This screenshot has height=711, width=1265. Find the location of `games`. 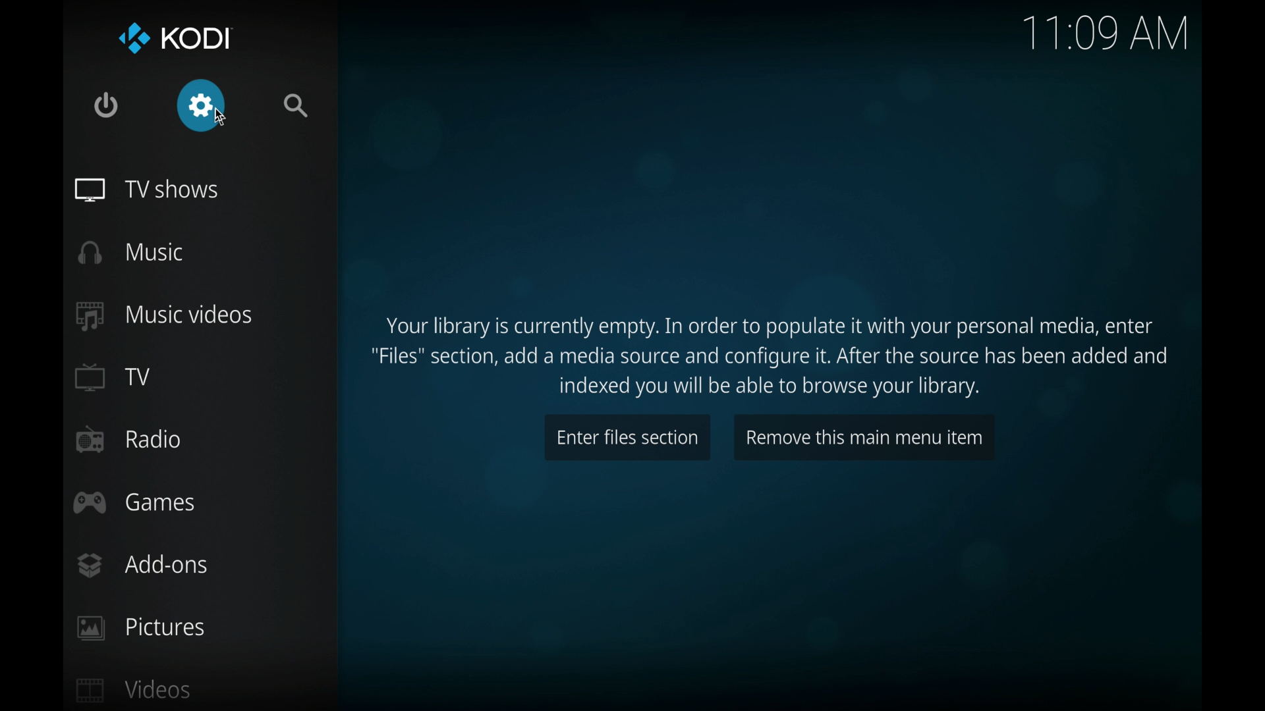

games is located at coordinates (134, 502).